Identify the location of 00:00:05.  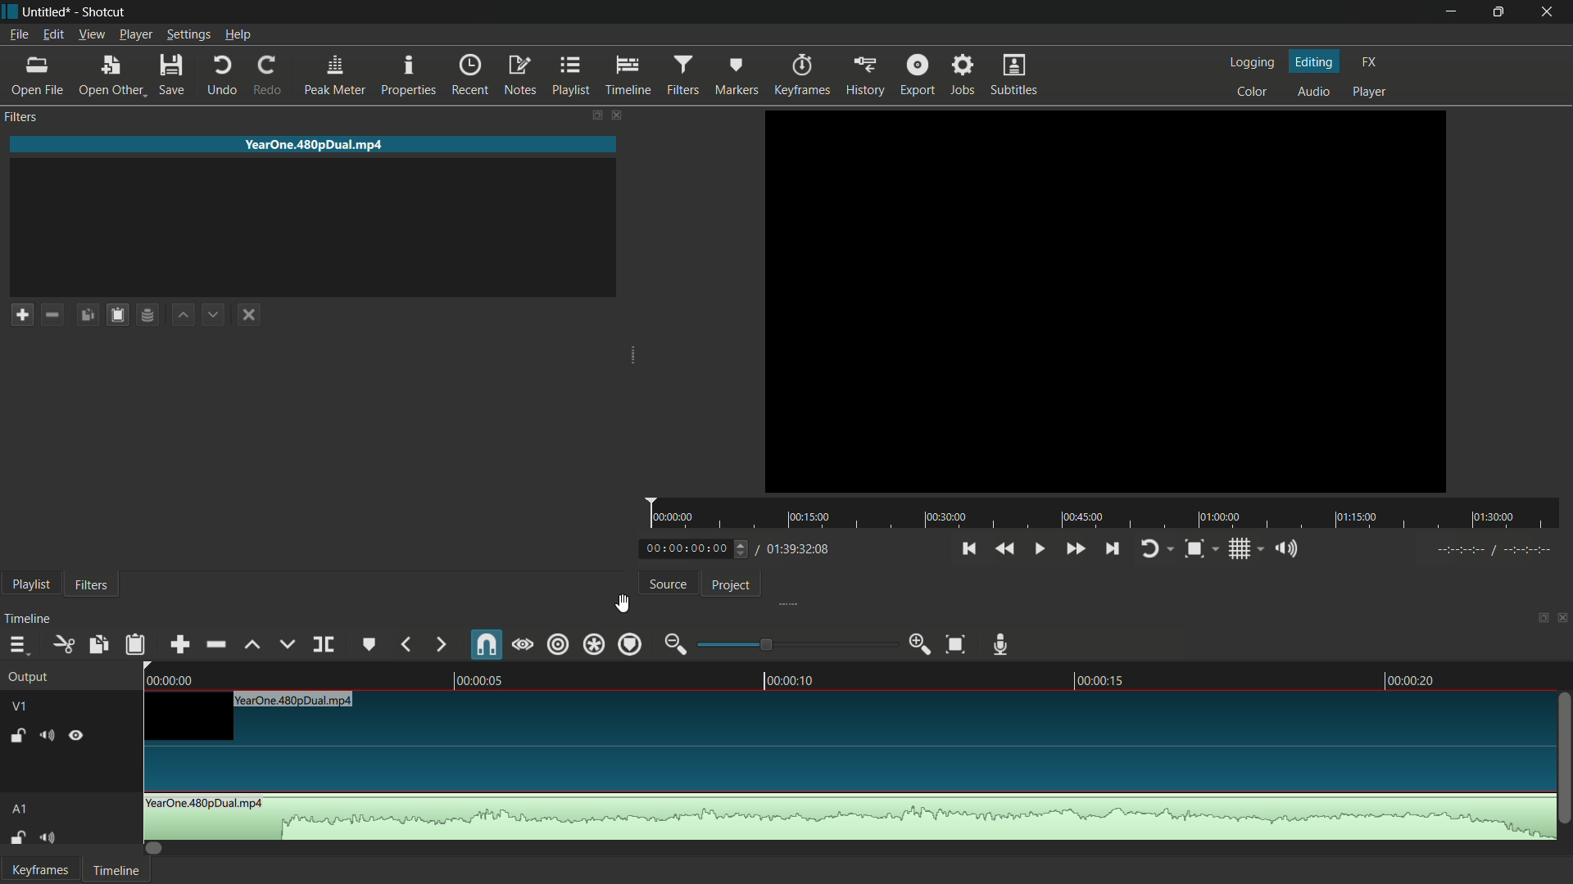
(488, 679).